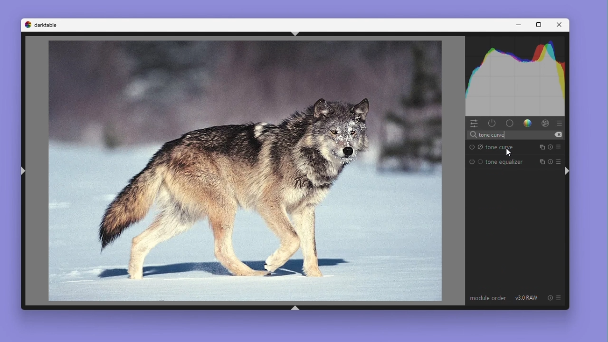  What do you see at coordinates (473, 135) in the screenshot?
I see `search` at bounding box center [473, 135].